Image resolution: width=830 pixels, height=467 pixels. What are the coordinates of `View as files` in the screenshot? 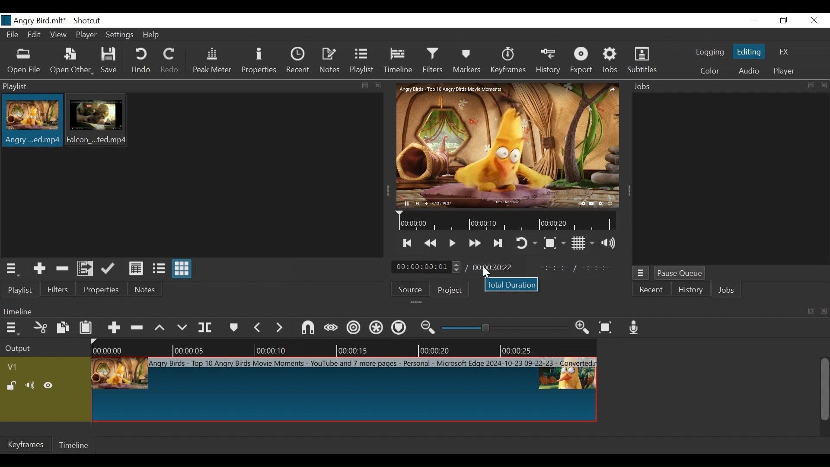 It's located at (160, 268).